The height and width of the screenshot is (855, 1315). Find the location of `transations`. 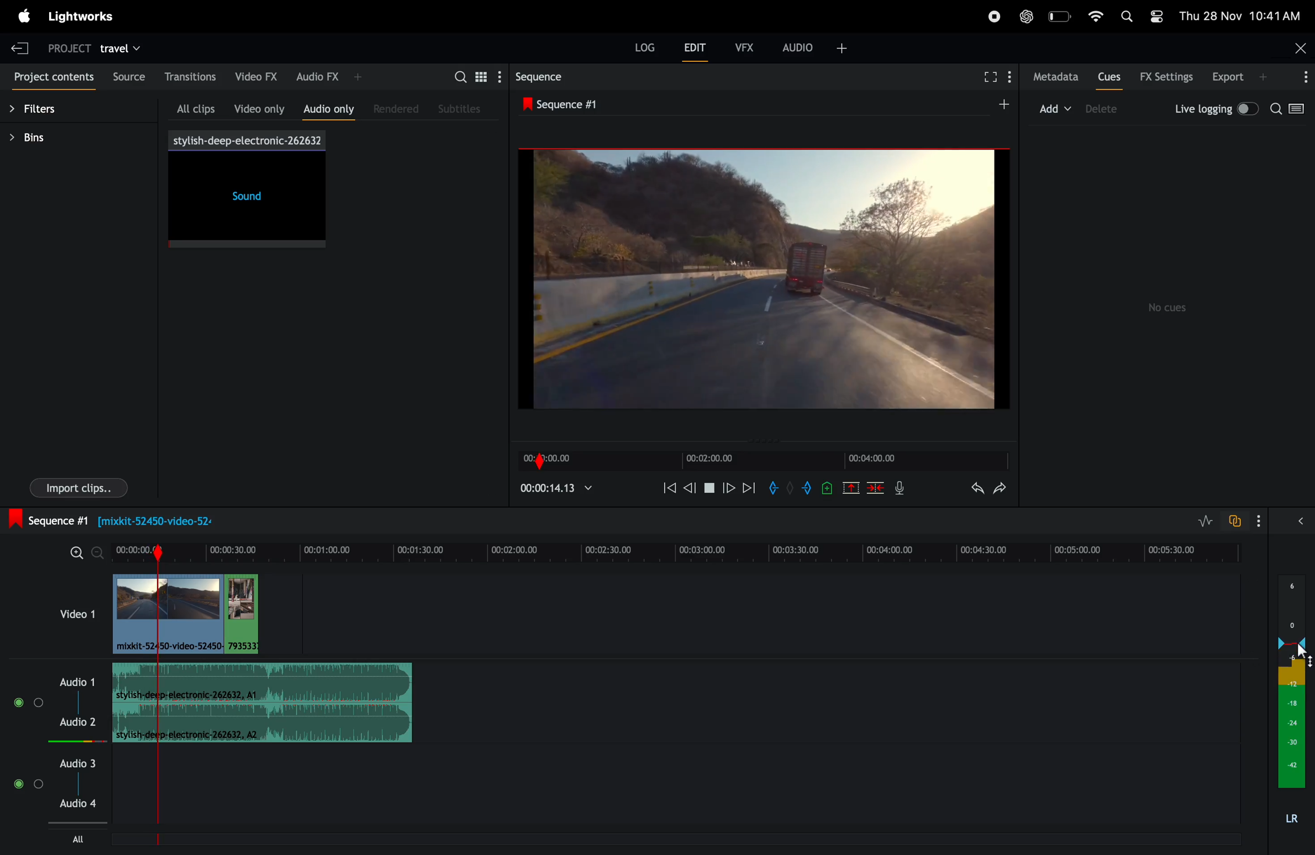

transations is located at coordinates (188, 76).